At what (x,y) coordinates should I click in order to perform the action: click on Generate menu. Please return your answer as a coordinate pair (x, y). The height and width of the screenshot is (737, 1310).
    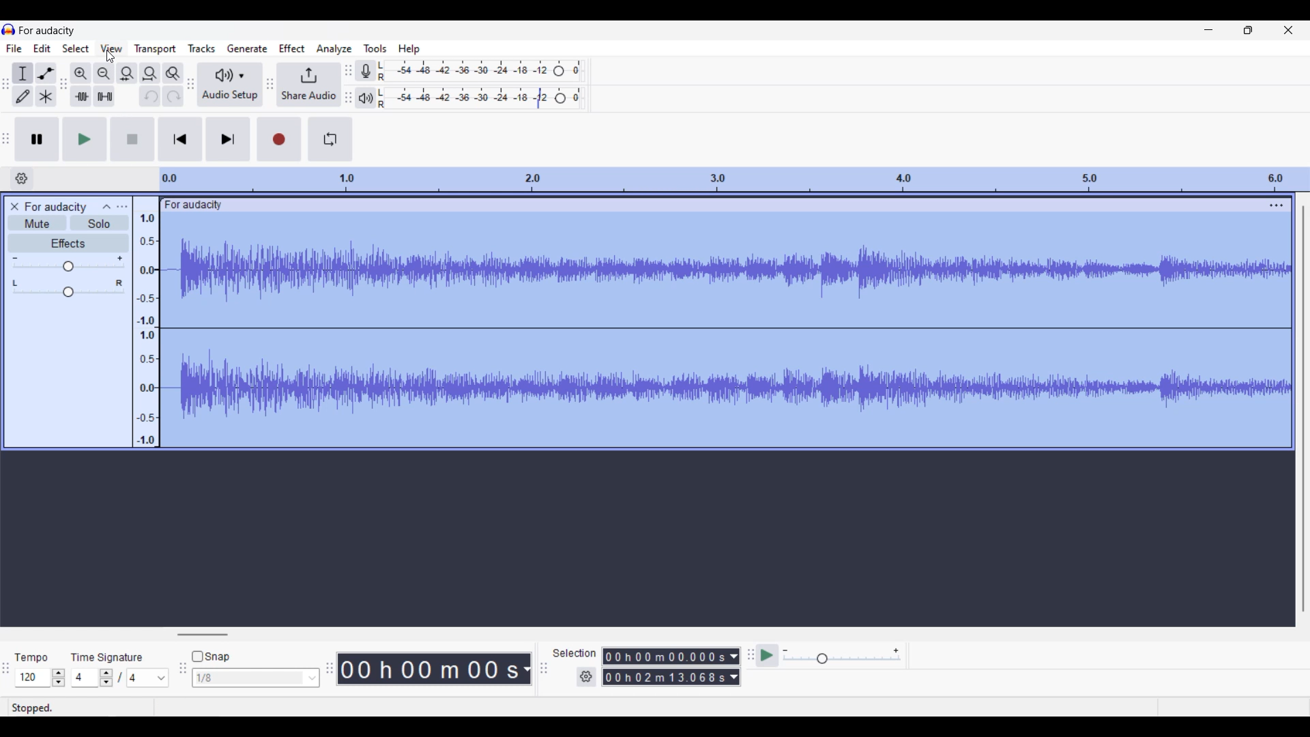
    Looking at the image, I should click on (248, 48).